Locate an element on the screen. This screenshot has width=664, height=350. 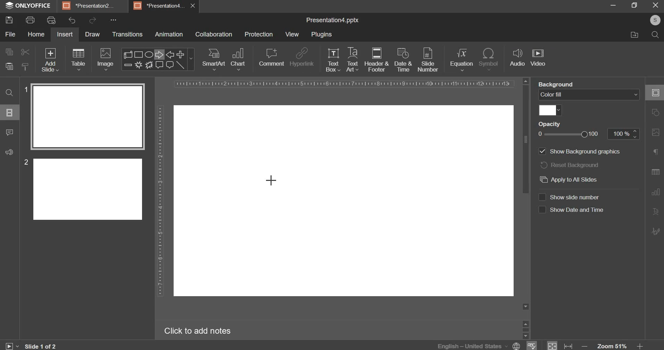
audio is located at coordinates (517, 58).